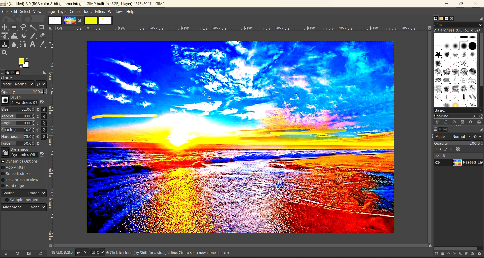 This screenshot has height=258, width=484. Describe the element at coordinates (453, 149) in the screenshot. I see `position` at that location.